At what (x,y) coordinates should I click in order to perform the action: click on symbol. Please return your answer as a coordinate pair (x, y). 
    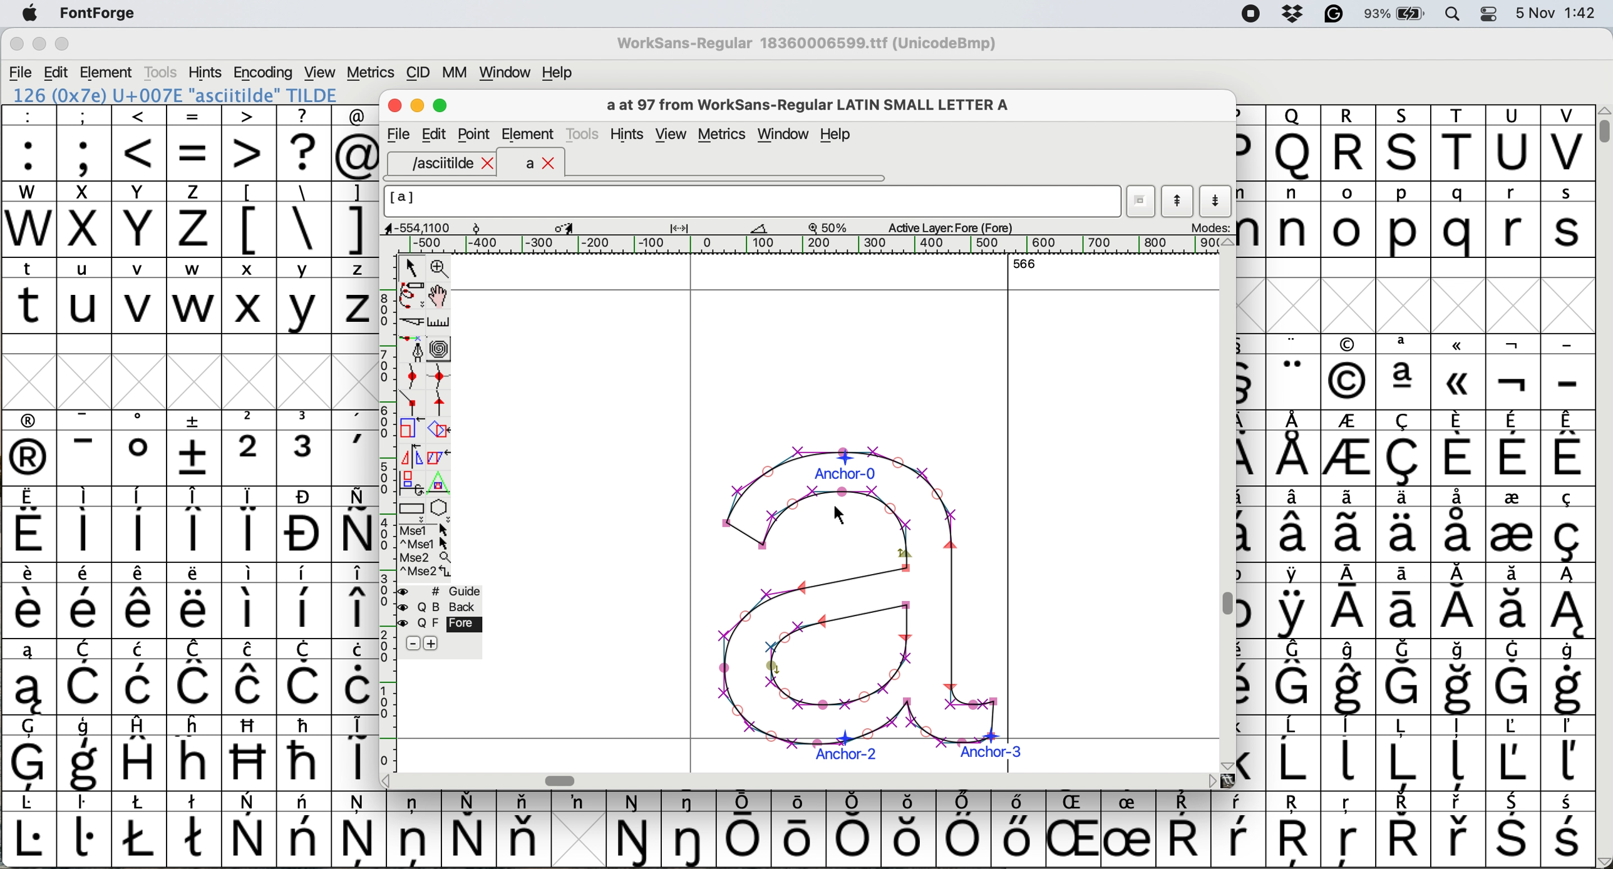
    Looking at the image, I should click on (29, 601).